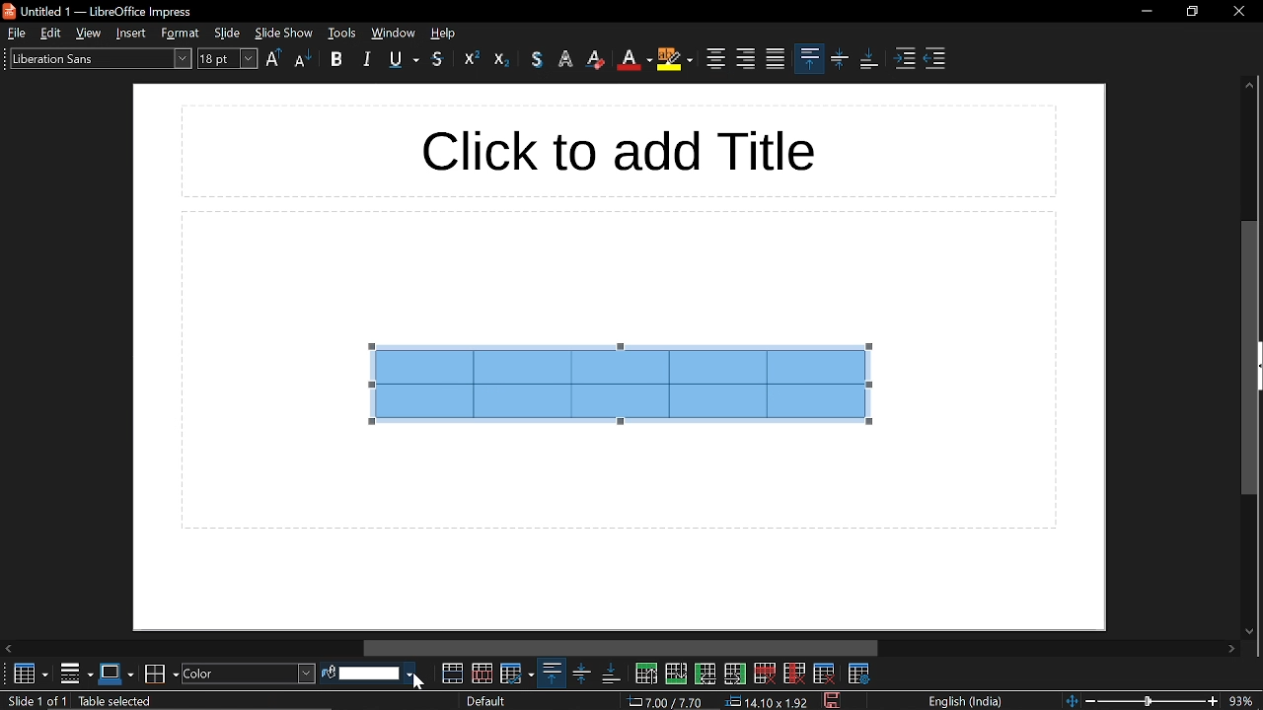 This screenshot has height=710, width=1263. What do you see at coordinates (285, 33) in the screenshot?
I see `slide show` at bounding box center [285, 33].